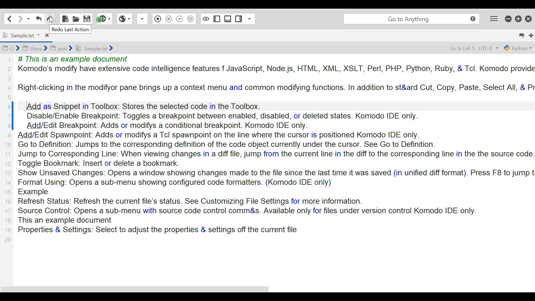  I want to click on Show specific Sidebar, so click(249, 19).